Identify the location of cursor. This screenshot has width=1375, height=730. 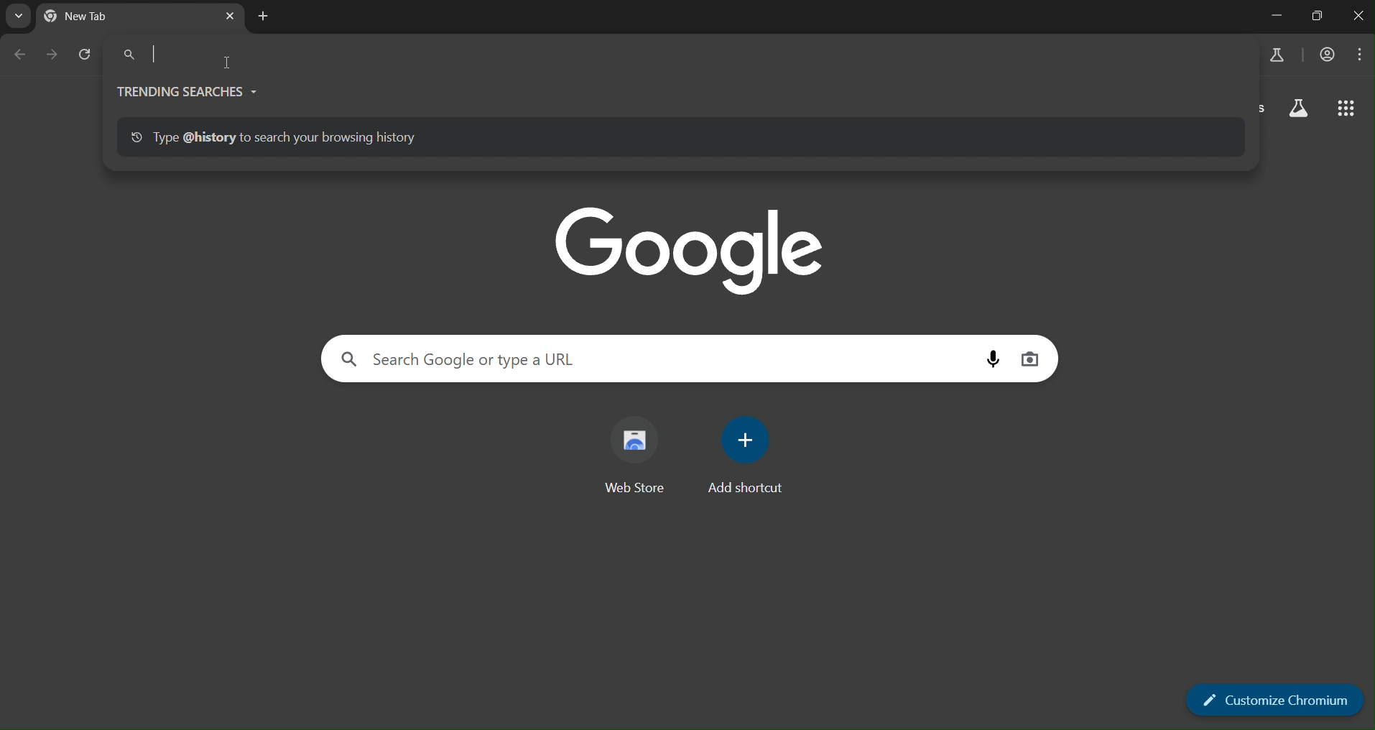
(228, 64).